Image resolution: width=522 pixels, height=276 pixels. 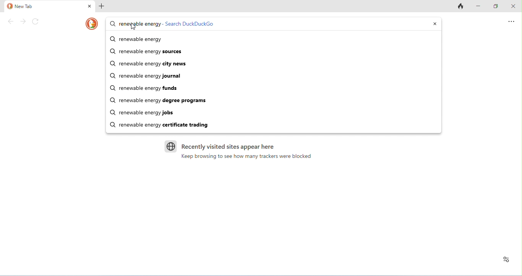 I want to click on minimize, so click(x=478, y=6).